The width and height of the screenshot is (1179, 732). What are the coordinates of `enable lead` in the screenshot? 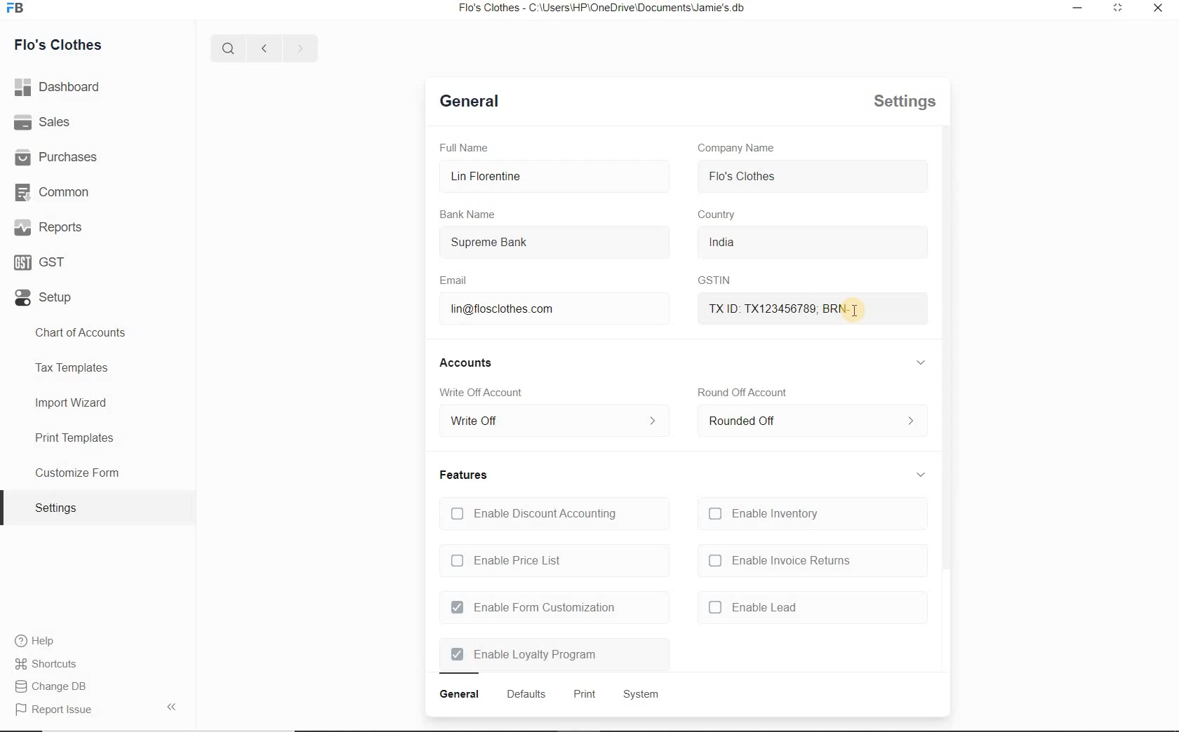 It's located at (753, 606).